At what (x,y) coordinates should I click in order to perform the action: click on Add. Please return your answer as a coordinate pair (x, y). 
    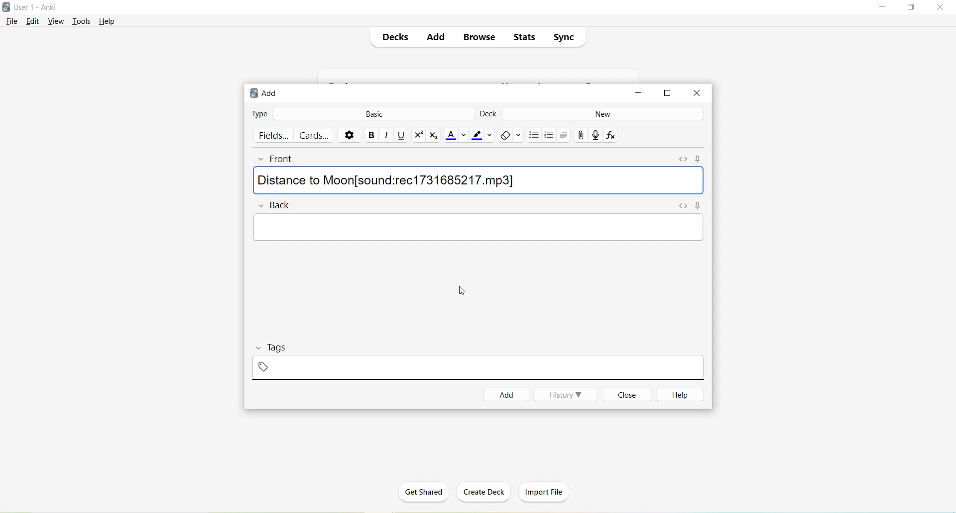
    Looking at the image, I should click on (267, 94).